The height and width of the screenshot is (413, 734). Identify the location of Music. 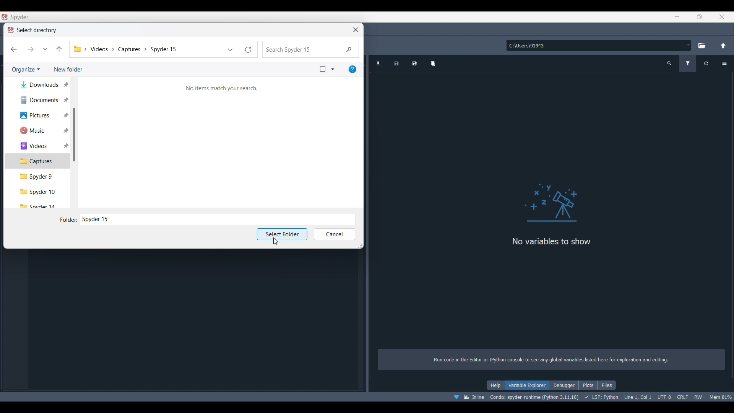
(40, 130).